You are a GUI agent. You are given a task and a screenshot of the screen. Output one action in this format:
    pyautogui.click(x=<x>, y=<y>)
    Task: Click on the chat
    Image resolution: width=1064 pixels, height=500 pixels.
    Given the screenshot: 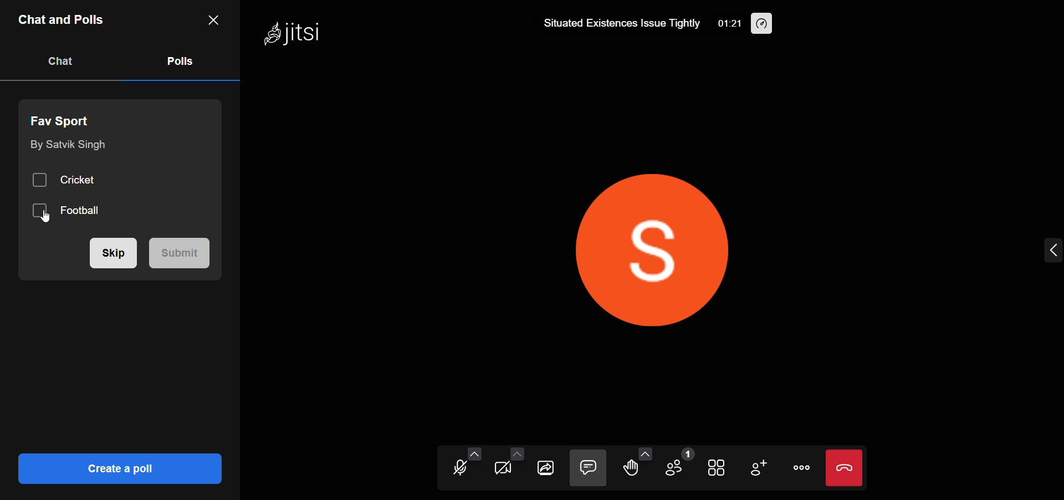 What is the action you would take?
    pyautogui.click(x=64, y=61)
    